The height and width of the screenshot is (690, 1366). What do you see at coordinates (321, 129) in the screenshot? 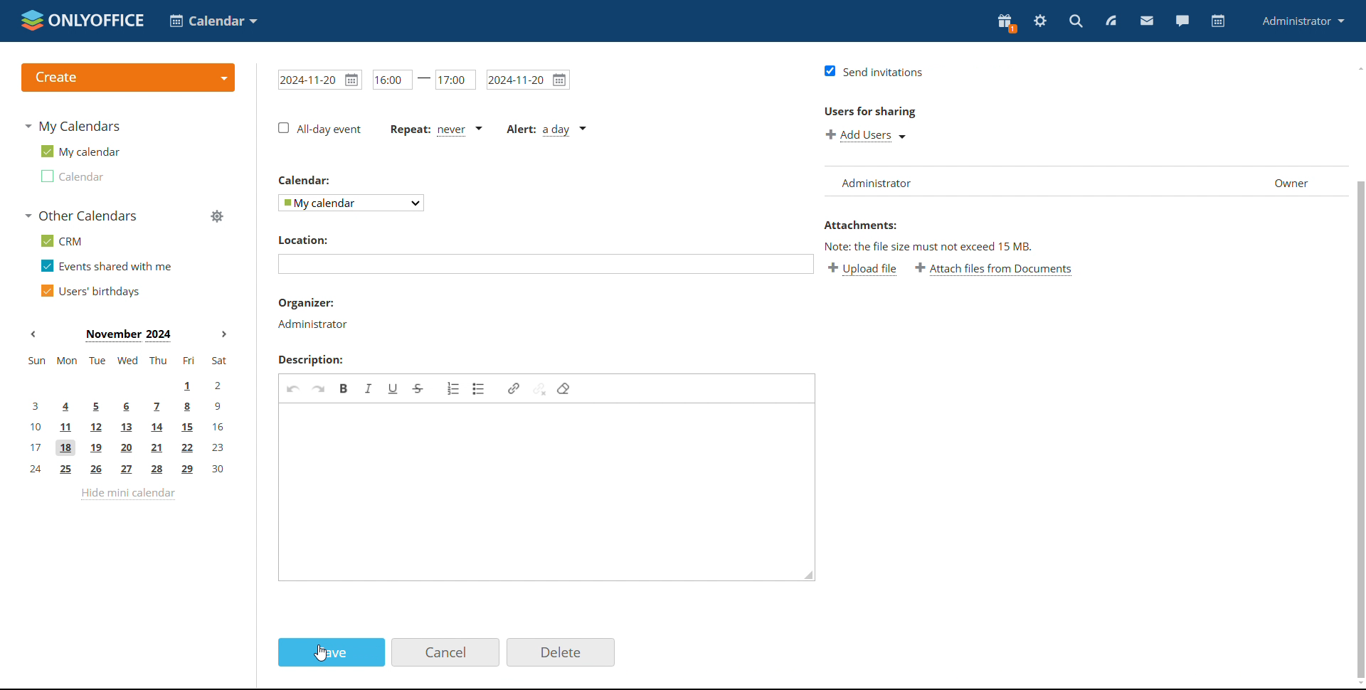
I see `all-day event checkbox` at bounding box center [321, 129].